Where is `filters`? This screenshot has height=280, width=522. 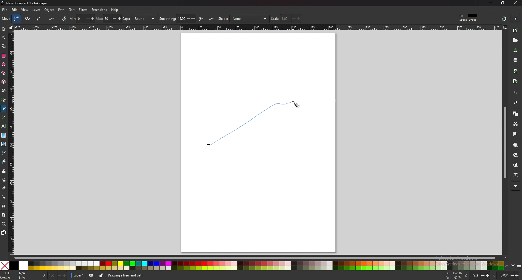 filters is located at coordinates (83, 10).